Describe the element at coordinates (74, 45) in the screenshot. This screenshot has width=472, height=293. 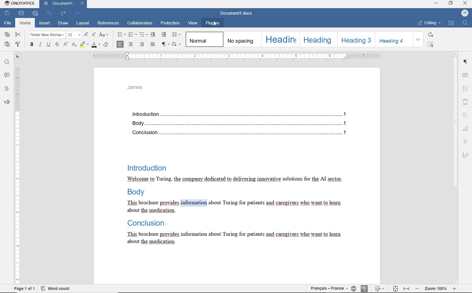
I see `SUBSCRIPT` at that location.